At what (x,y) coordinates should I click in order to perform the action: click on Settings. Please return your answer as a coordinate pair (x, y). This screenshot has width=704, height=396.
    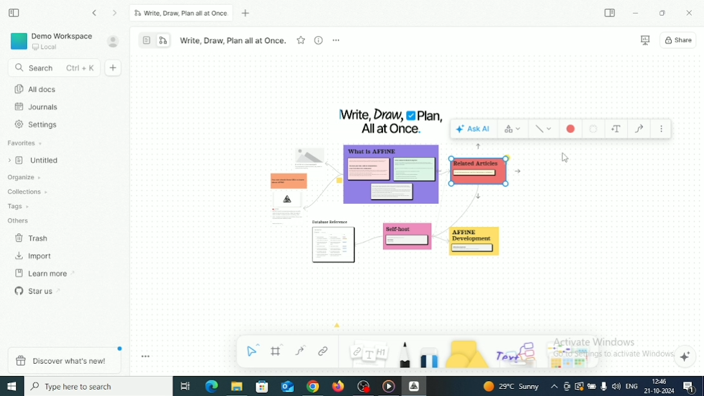
    Looking at the image, I should click on (38, 124).